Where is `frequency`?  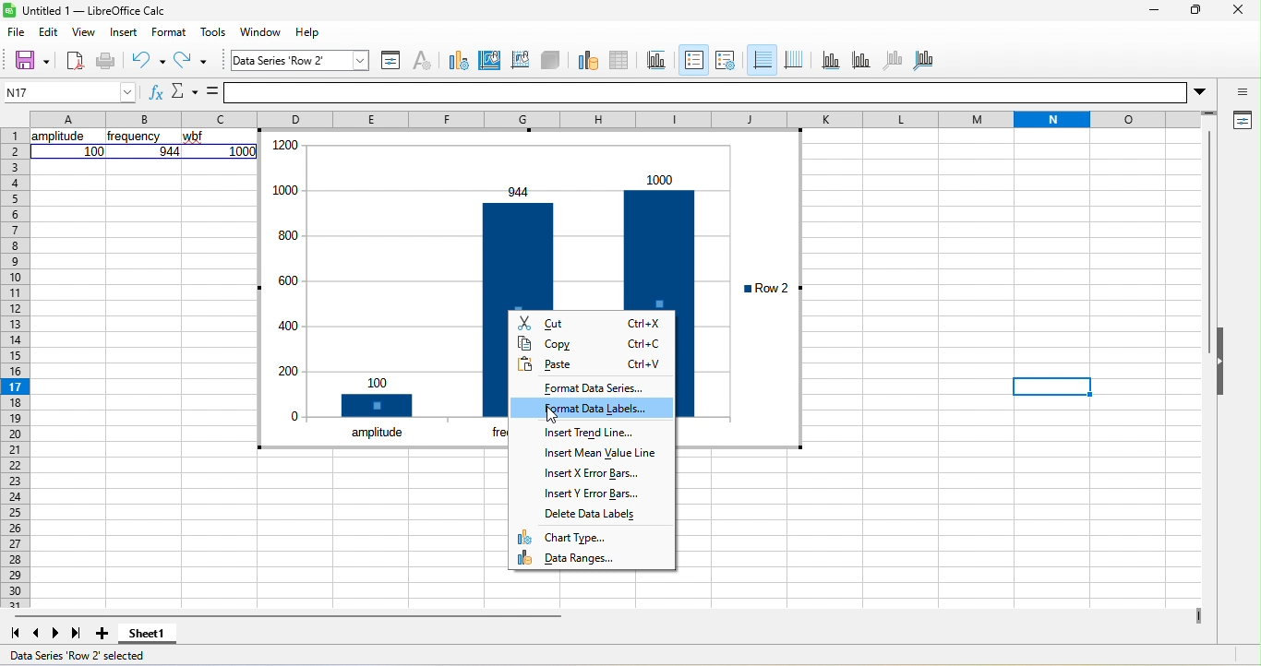
frequency is located at coordinates (135, 137).